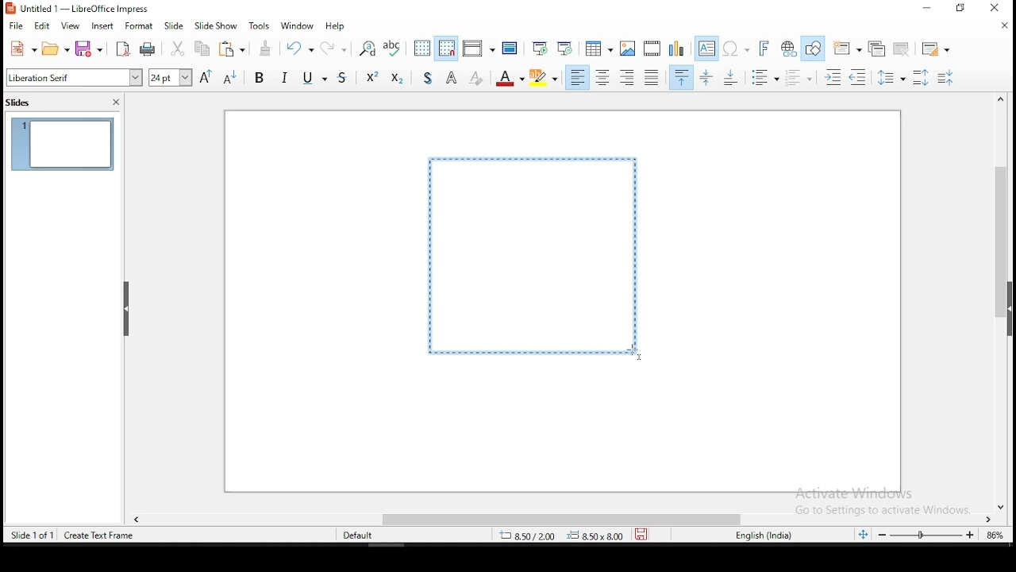 This screenshot has width=1016, height=572. What do you see at coordinates (16, 25) in the screenshot?
I see `file` at bounding box center [16, 25].